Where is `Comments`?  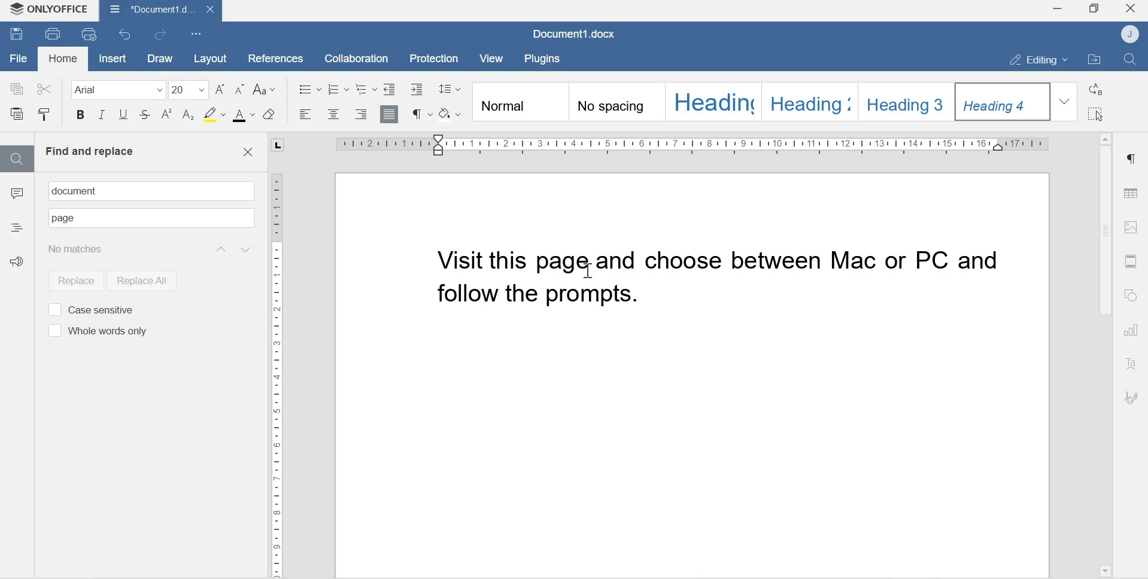
Comments is located at coordinates (17, 196).